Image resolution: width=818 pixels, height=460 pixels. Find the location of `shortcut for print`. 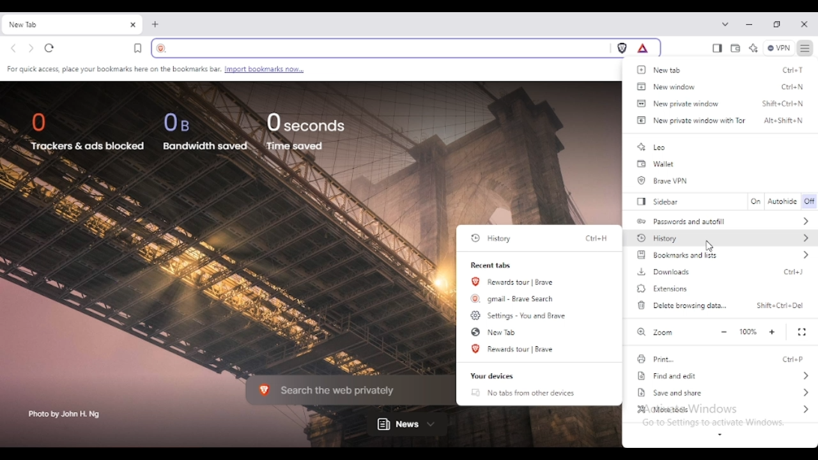

shortcut for print is located at coordinates (794, 359).